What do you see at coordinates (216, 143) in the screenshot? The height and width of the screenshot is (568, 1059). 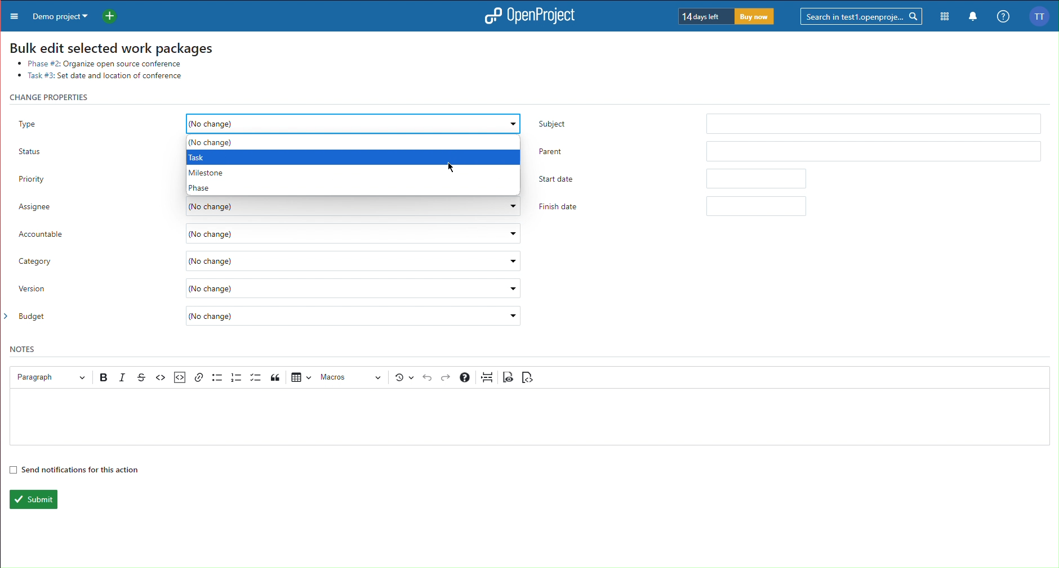 I see `No change` at bounding box center [216, 143].